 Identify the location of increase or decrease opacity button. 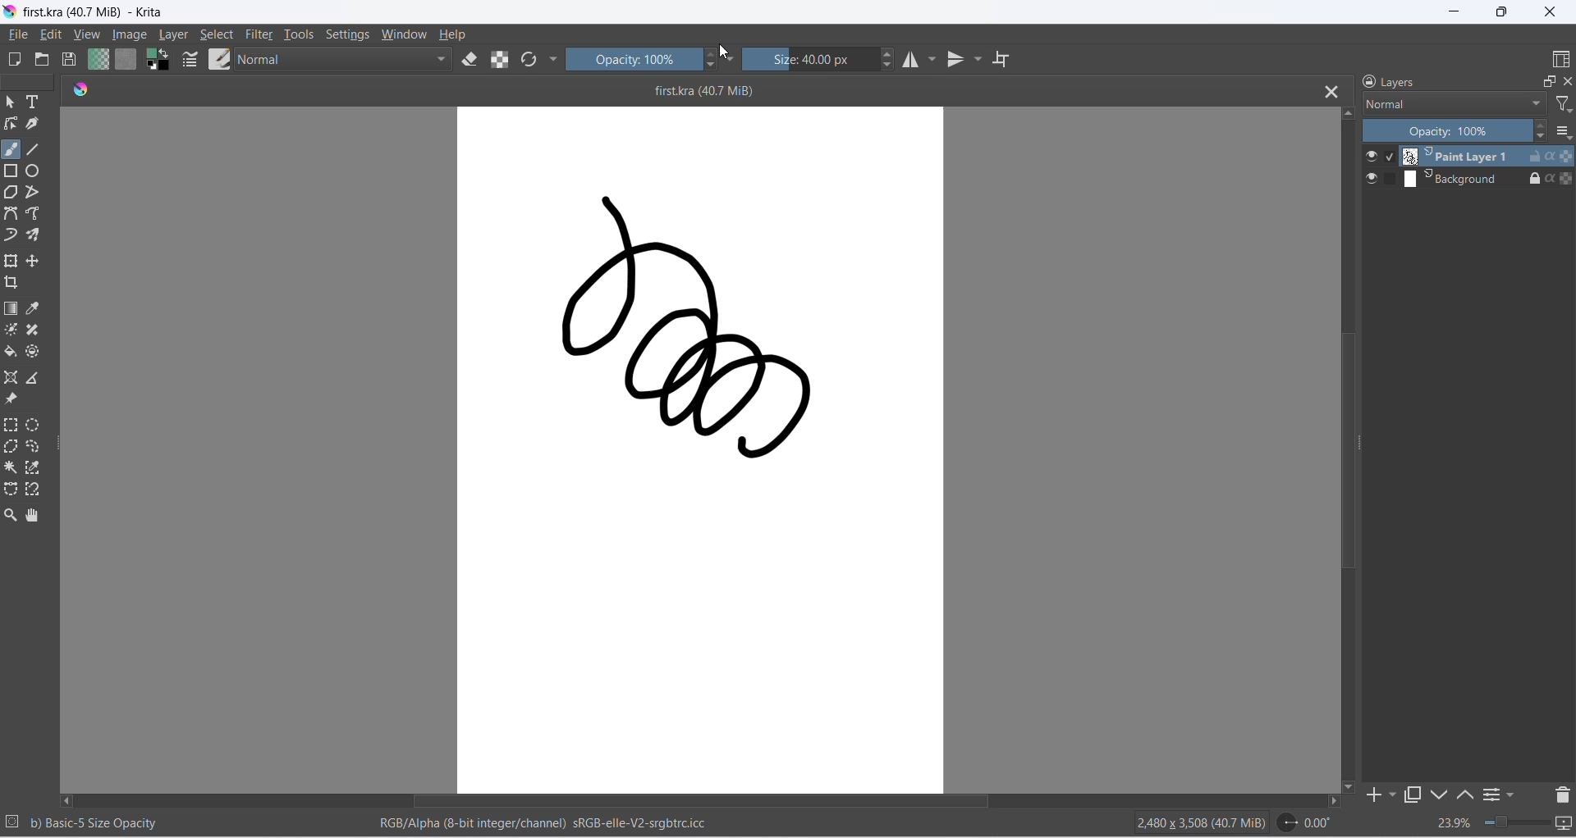
(1539, 130).